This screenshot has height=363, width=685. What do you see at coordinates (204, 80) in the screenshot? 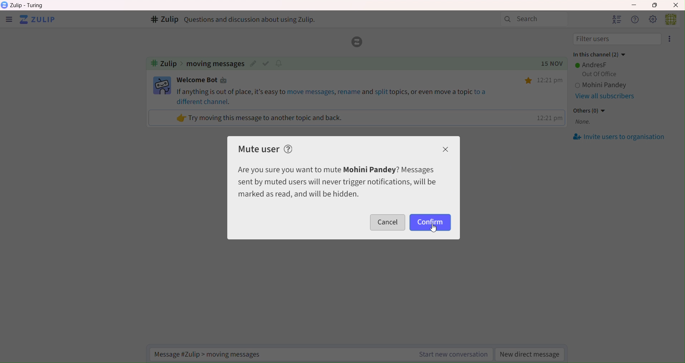
I see `Welcome Bot ` at bounding box center [204, 80].